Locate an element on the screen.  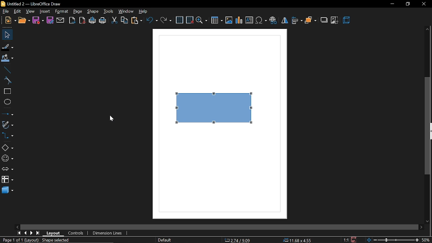
50% is located at coordinates (427, 240).